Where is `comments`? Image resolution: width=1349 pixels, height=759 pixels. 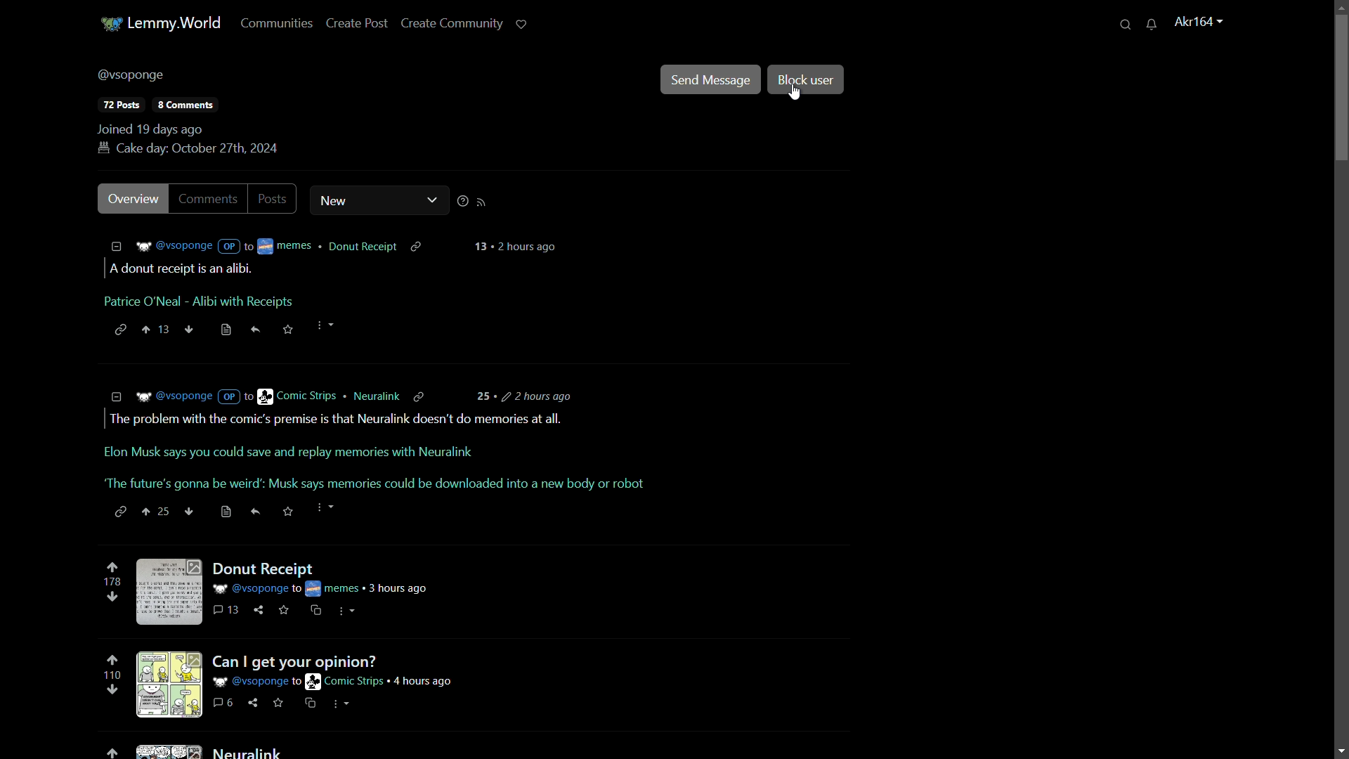
comments is located at coordinates (184, 105).